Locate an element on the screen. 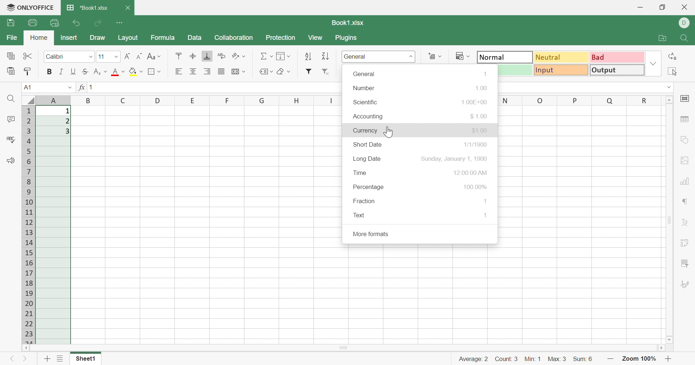  Wrap text is located at coordinates (237, 72).